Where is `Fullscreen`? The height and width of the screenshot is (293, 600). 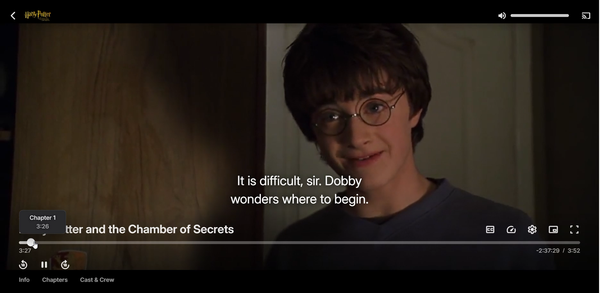
Fullscreen is located at coordinates (575, 230).